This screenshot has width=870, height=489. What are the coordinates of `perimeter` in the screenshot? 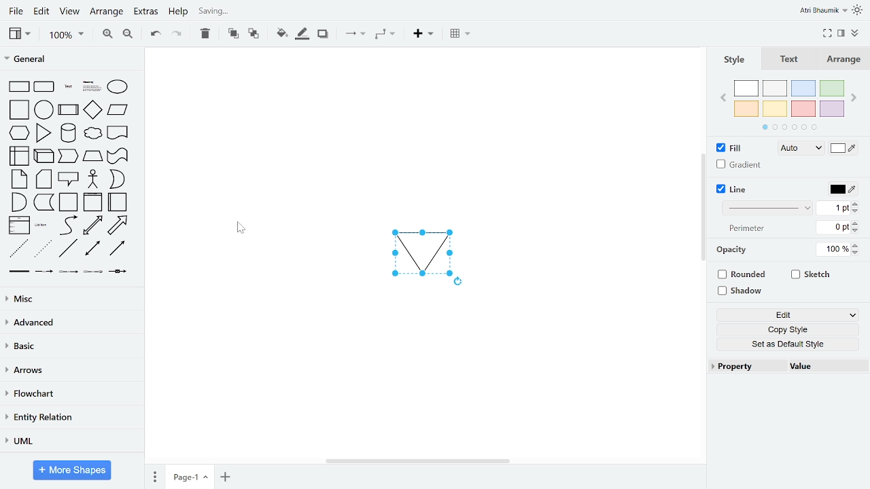 It's located at (745, 229).